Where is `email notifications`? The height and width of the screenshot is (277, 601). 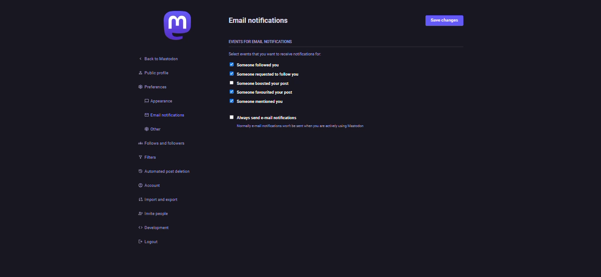 email notifications is located at coordinates (160, 116).